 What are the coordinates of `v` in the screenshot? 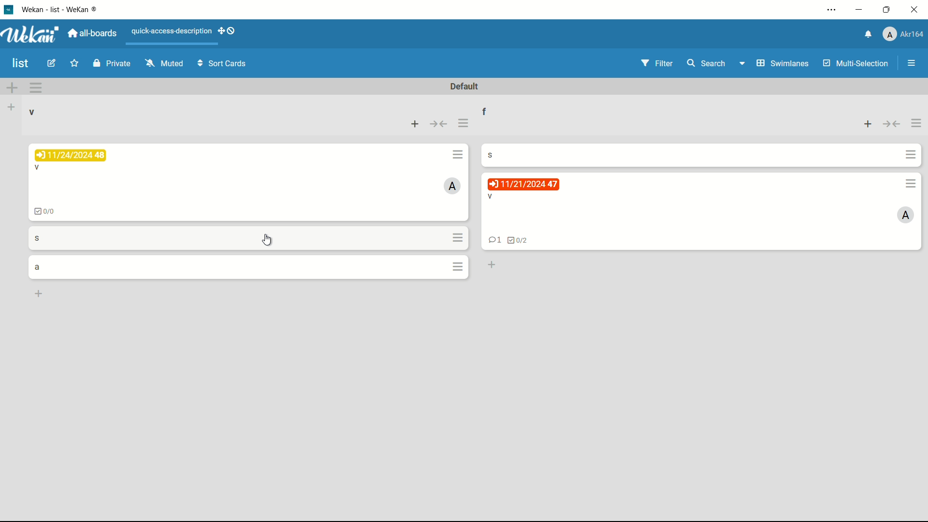 It's located at (492, 197).